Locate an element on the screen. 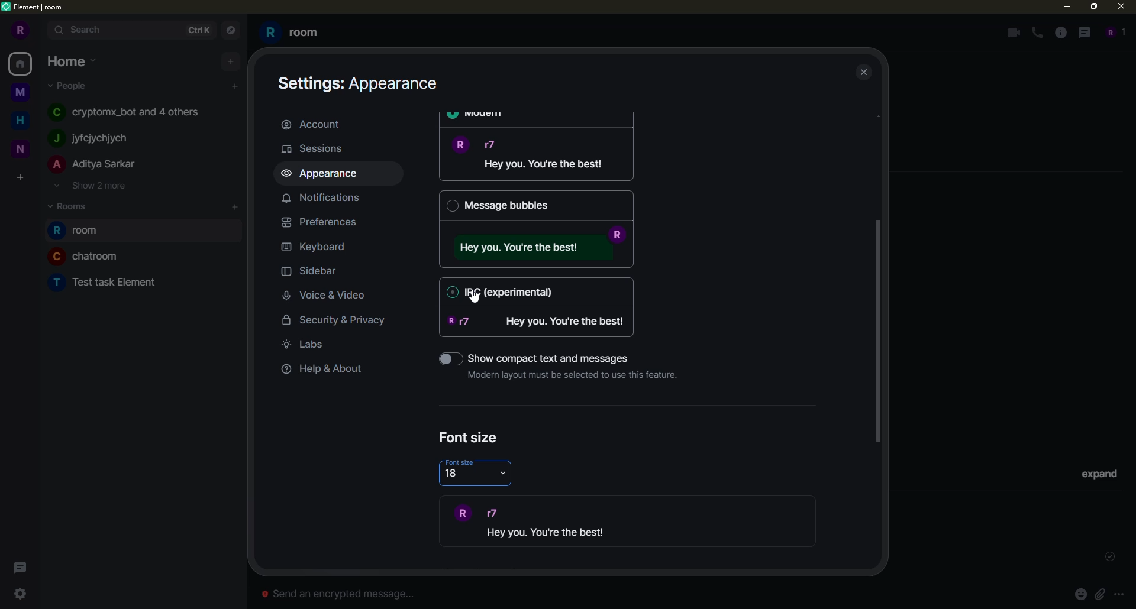 The height and width of the screenshot is (609, 1136). ‘Show compact text and messages is located at coordinates (554, 359).